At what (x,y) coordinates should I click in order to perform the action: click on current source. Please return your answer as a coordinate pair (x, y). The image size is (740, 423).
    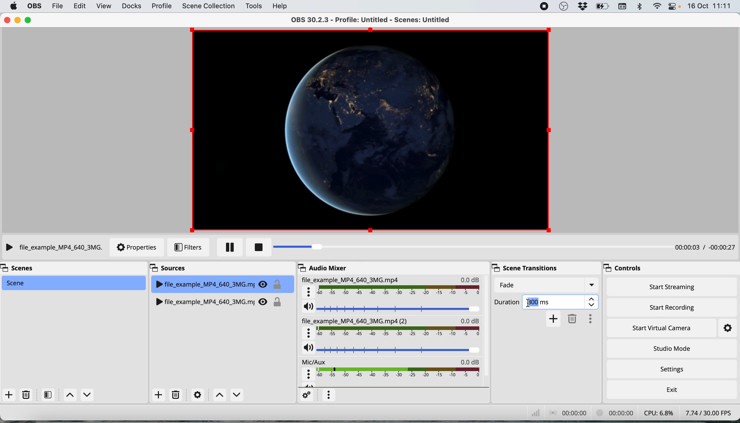
    Looking at the image, I should click on (218, 282).